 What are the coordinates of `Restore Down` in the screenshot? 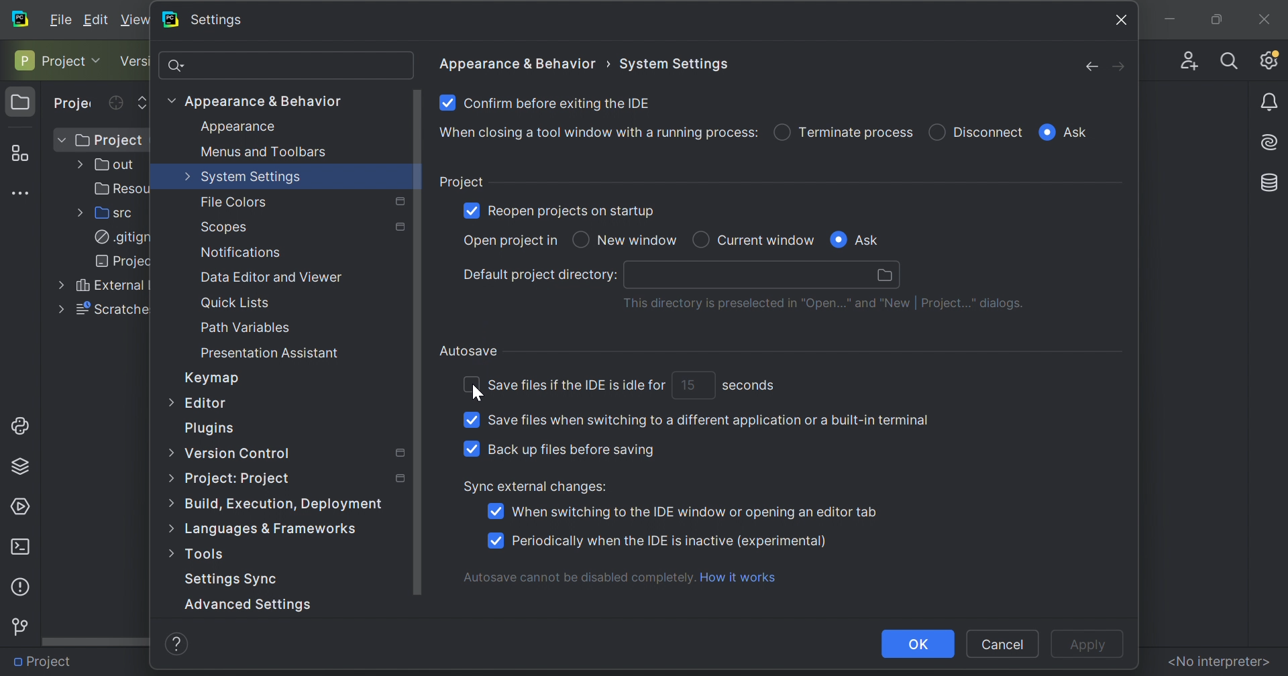 It's located at (1214, 19).